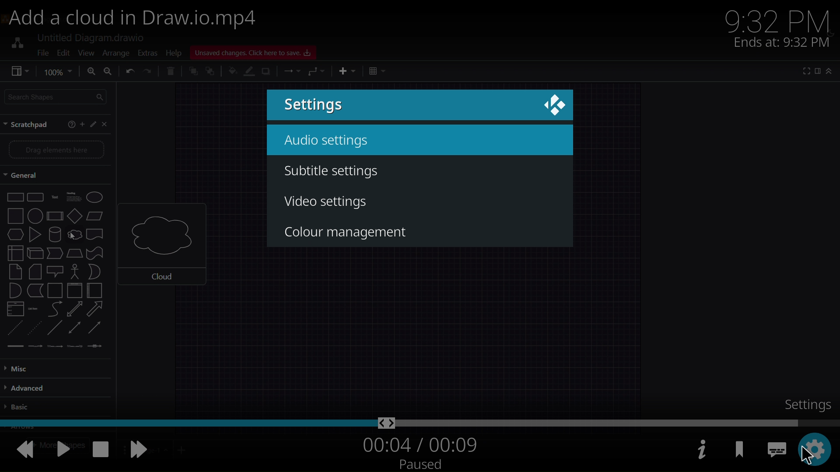 This screenshot has height=472, width=840. What do you see at coordinates (328, 203) in the screenshot?
I see `video setting` at bounding box center [328, 203].